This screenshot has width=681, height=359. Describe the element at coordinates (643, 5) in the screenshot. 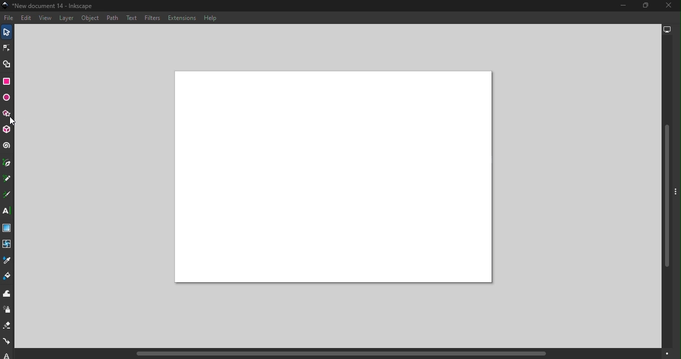

I see `Maximize tool` at that location.